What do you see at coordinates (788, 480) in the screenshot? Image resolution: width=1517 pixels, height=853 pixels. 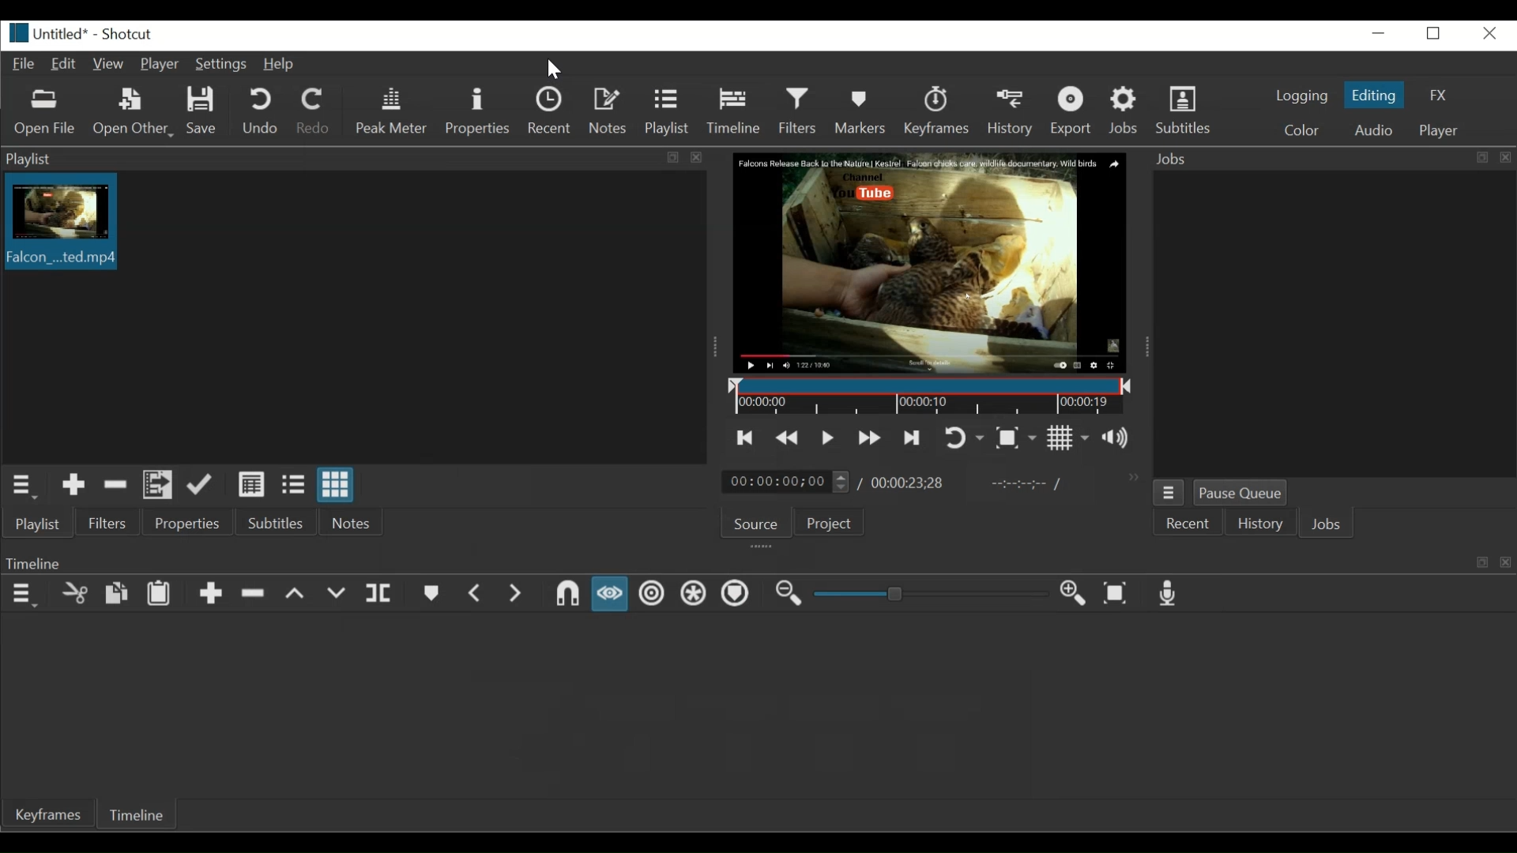 I see `00:00:00:00(Current Position)` at bounding box center [788, 480].